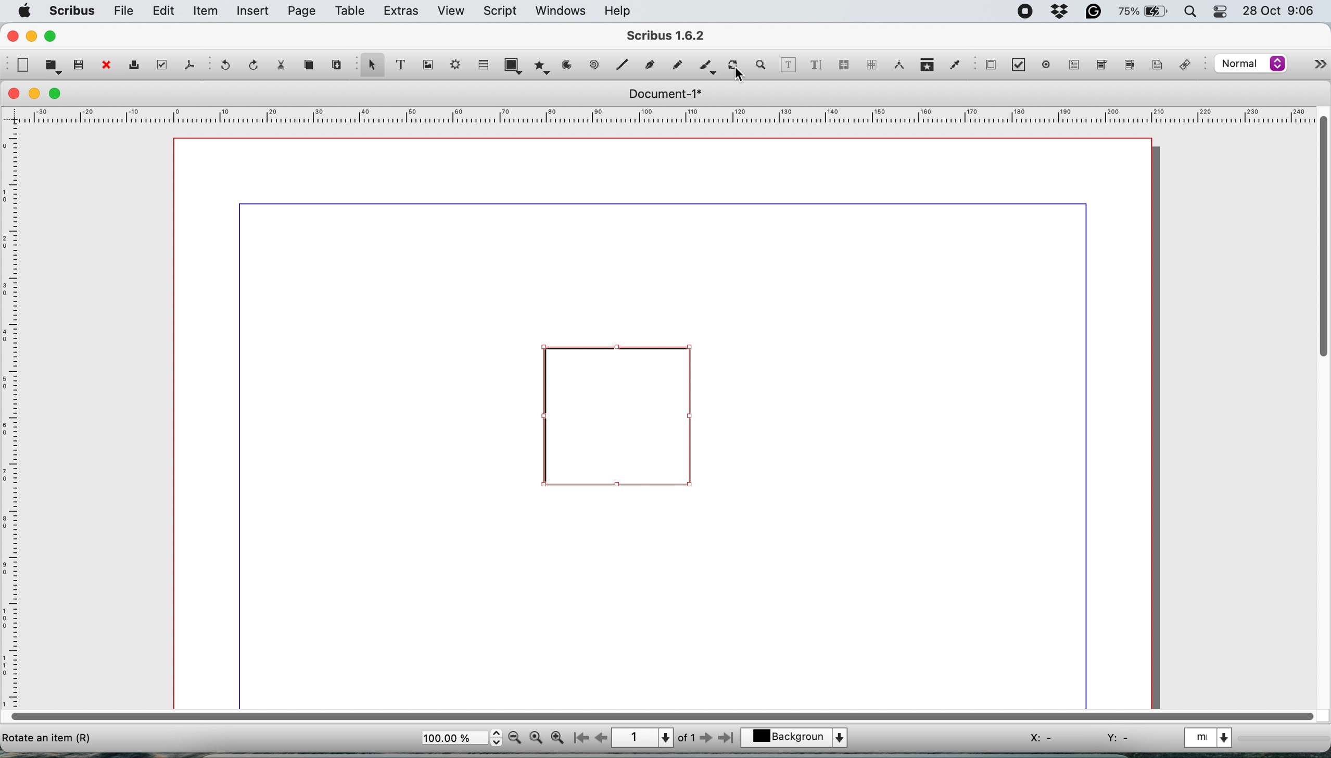 This screenshot has width=1331, height=758. Describe the element at coordinates (658, 715) in the screenshot. I see `horizontal scroll bar` at that location.